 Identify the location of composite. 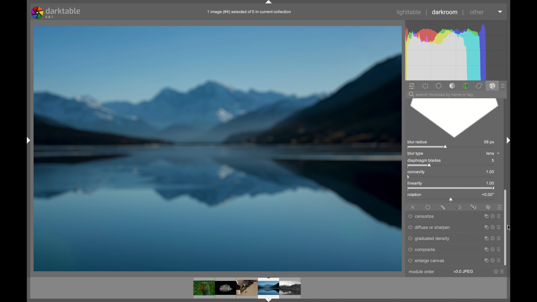
(422, 250).